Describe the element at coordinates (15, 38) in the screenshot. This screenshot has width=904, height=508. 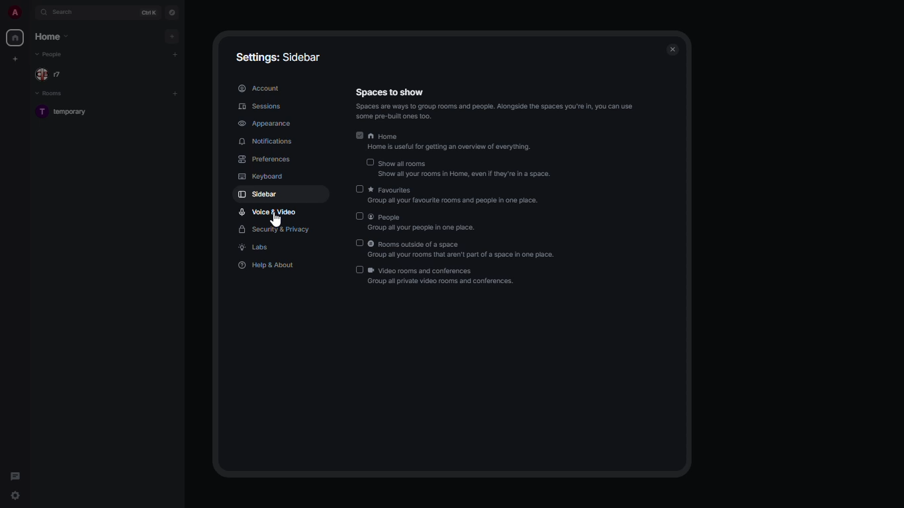
I see `home` at that location.